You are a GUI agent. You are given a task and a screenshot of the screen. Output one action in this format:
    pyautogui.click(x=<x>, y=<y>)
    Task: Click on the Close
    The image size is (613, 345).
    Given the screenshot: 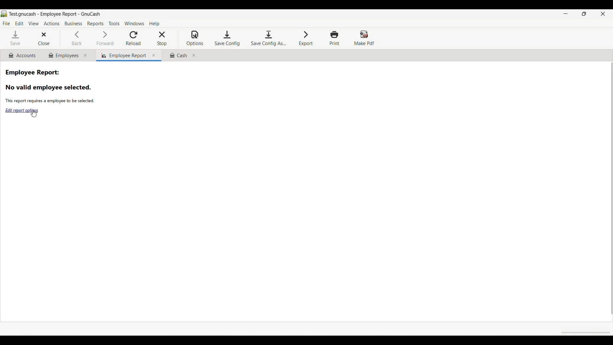 What is the action you would take?
    pyautogui.click(x=44, y=39)
    